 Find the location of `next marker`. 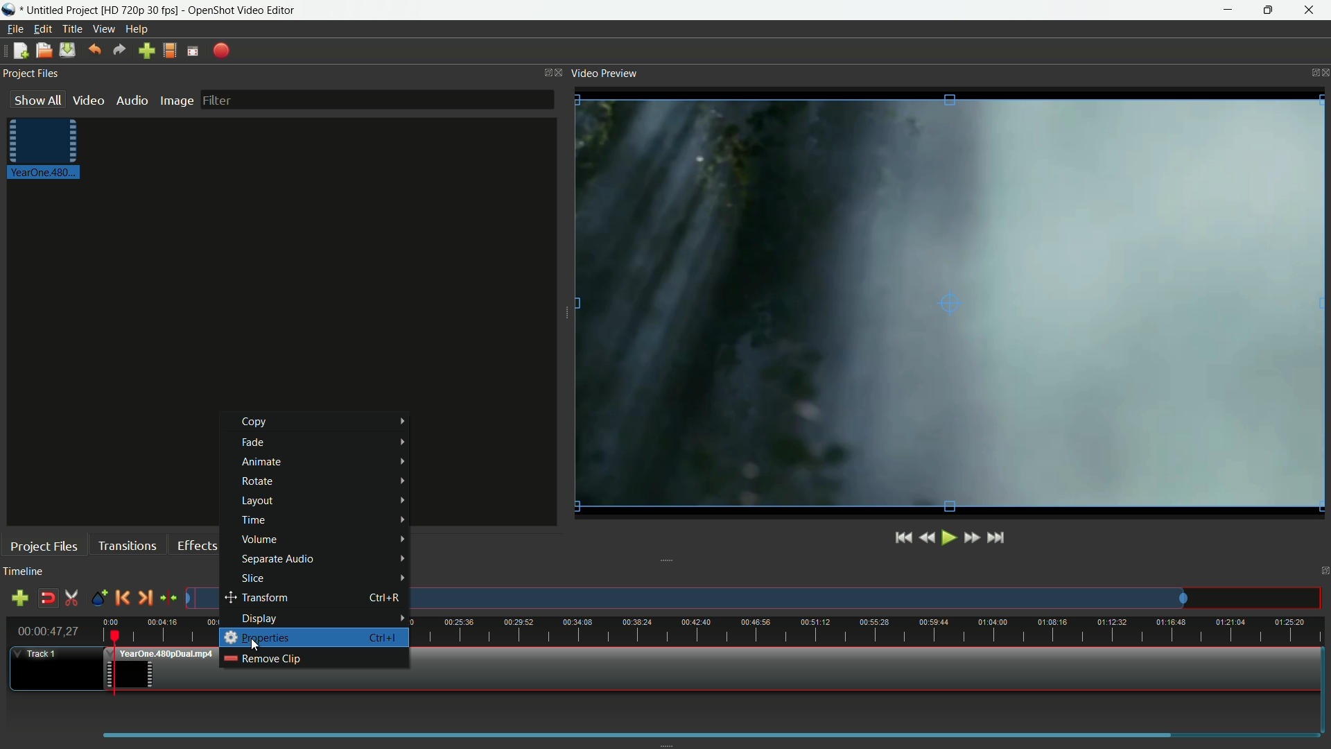

next marker is located at coordinates (143, 598).